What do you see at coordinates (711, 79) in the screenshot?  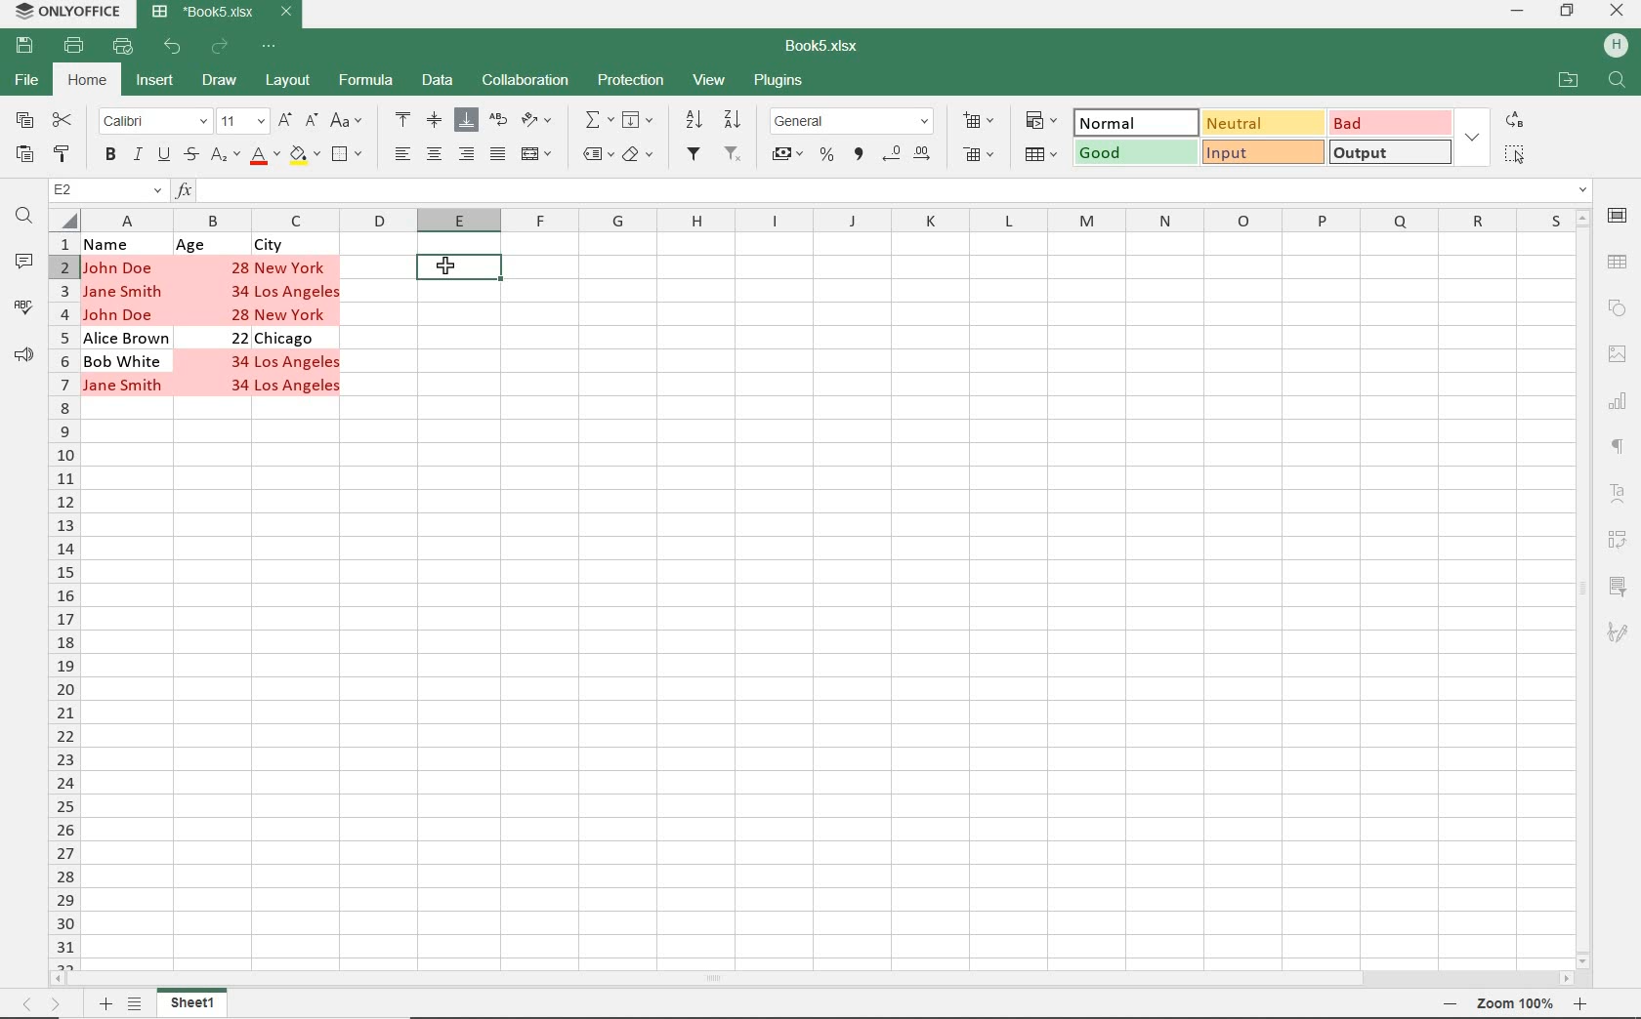 I see `VIEW` at bounding box center [711, 79].